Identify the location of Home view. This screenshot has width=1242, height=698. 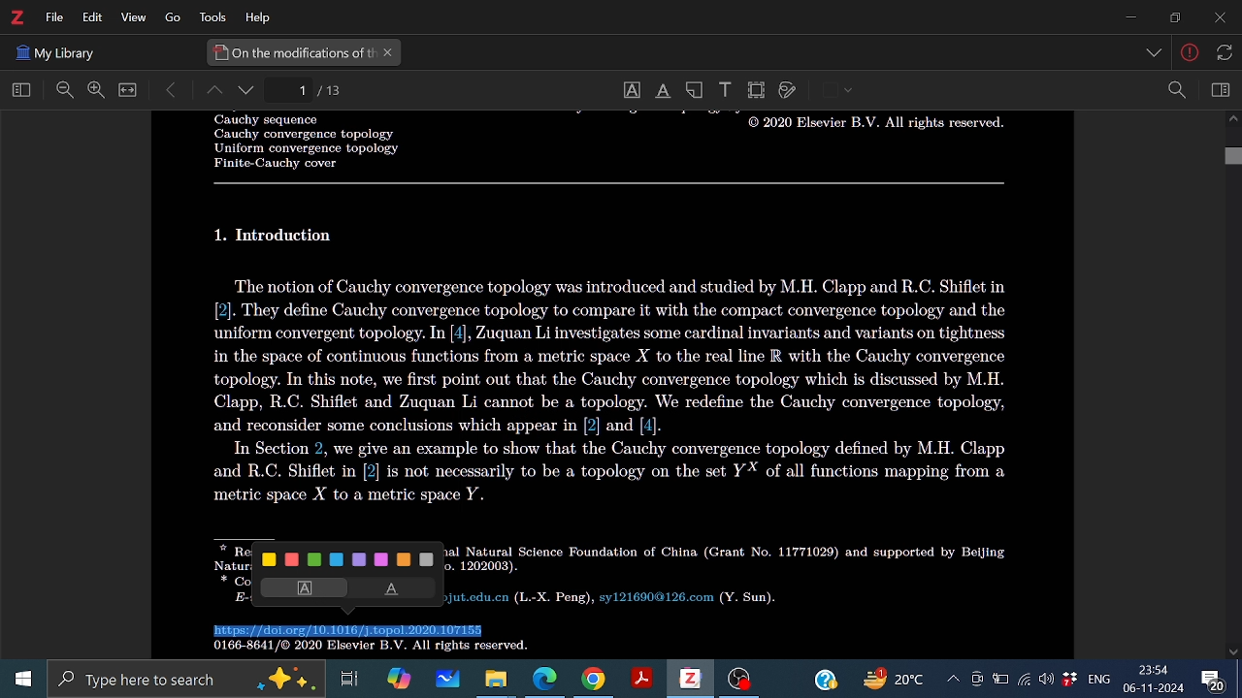
(17, 91).